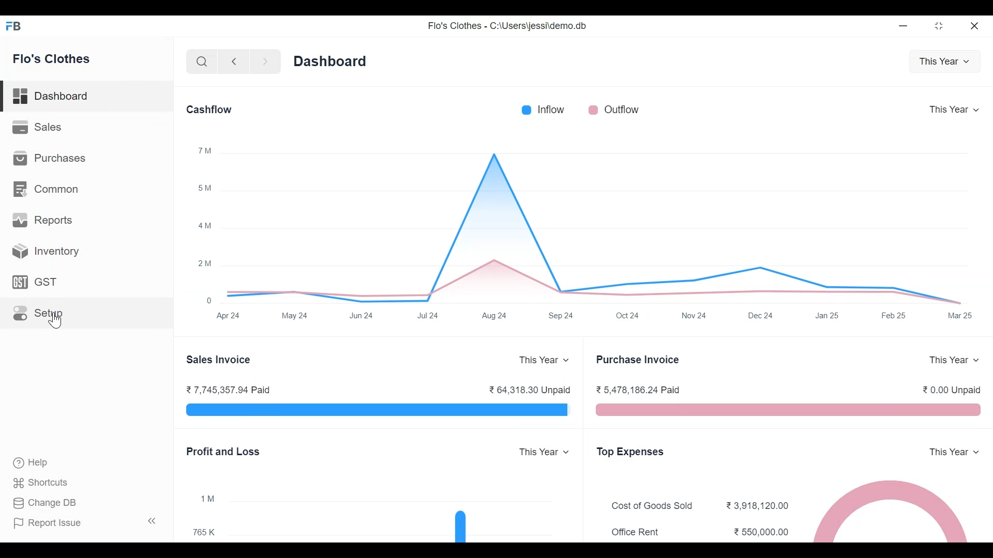  I want to click on Jun 24, so click(360, 317).